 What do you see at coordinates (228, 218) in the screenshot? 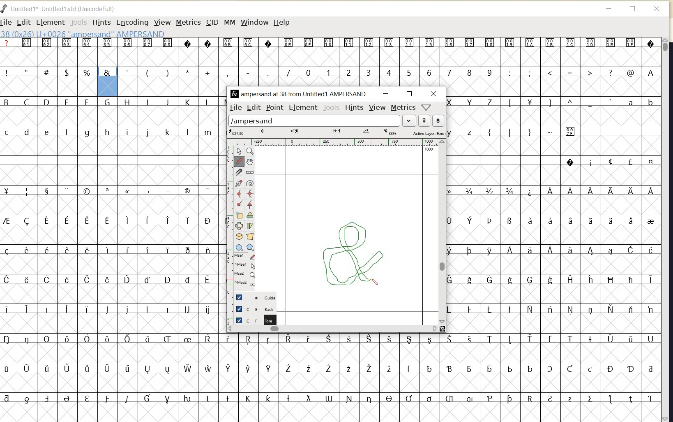
I see `SCALE` at bounding box center [228, 218].